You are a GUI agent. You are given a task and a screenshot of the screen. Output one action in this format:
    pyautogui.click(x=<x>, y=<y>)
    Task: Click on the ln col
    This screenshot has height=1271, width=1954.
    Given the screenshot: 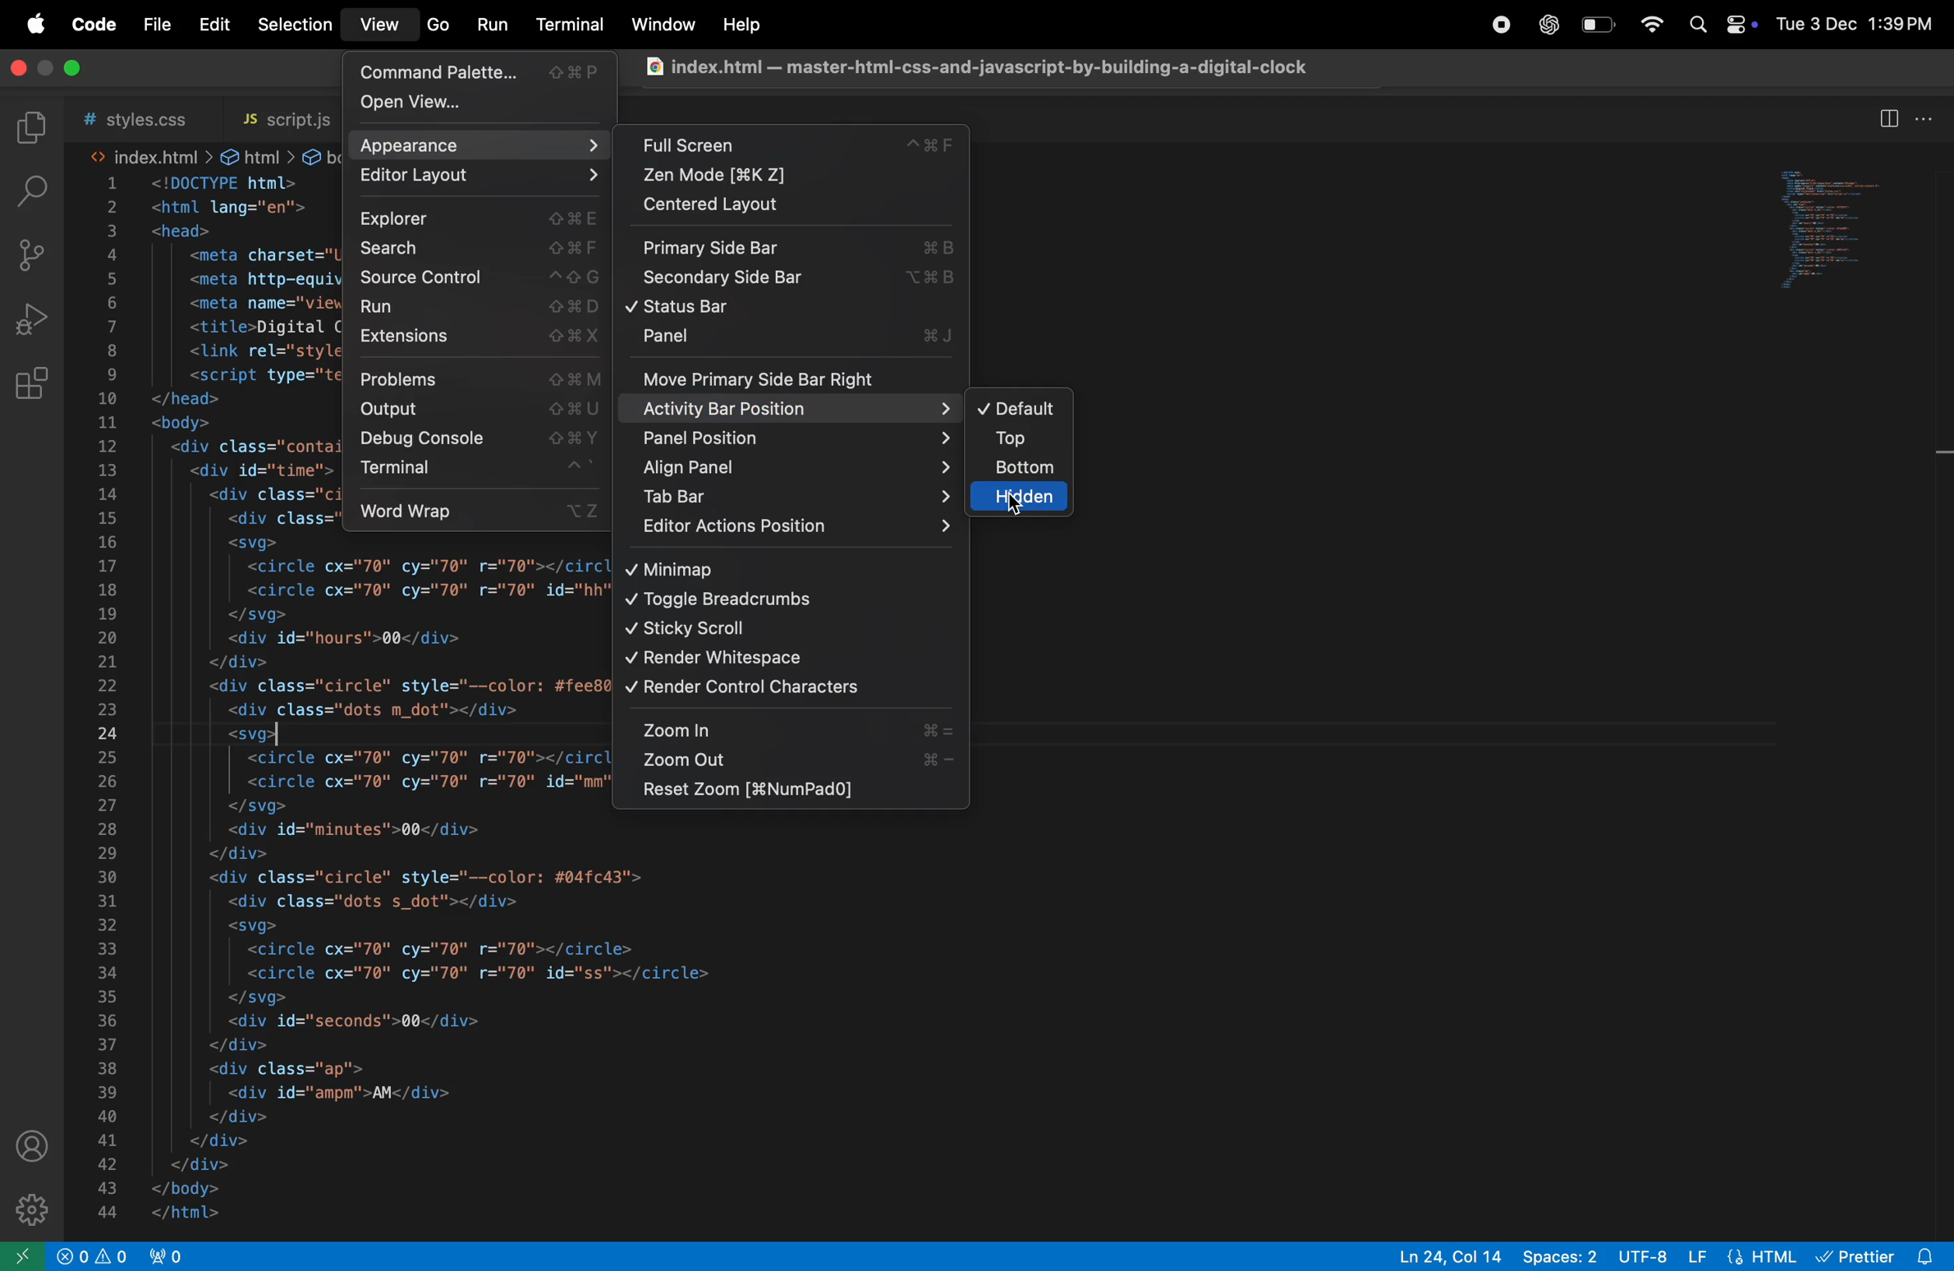 What is the action you would take?
    pyautogui.click(x=1439, y=1257)
    